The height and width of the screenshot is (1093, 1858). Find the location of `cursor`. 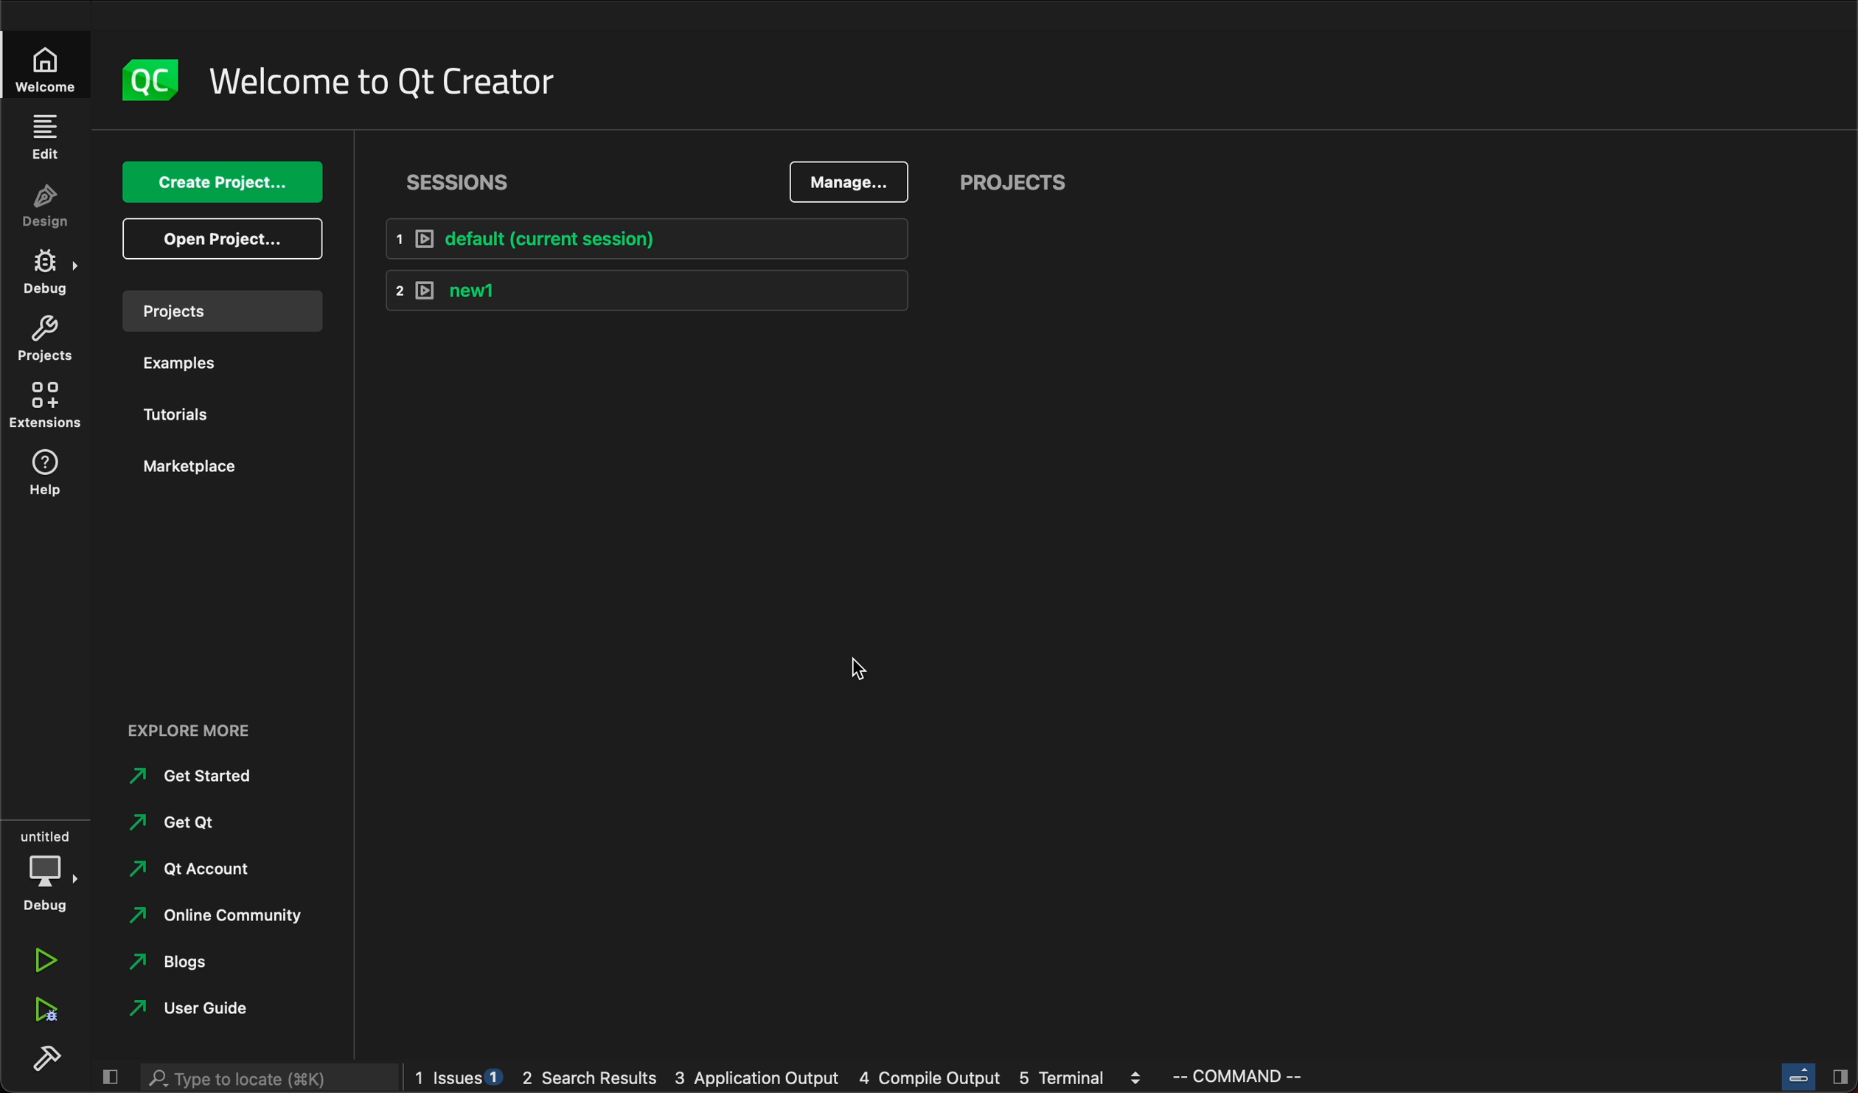

cursor is located at coordinates (870, 668).